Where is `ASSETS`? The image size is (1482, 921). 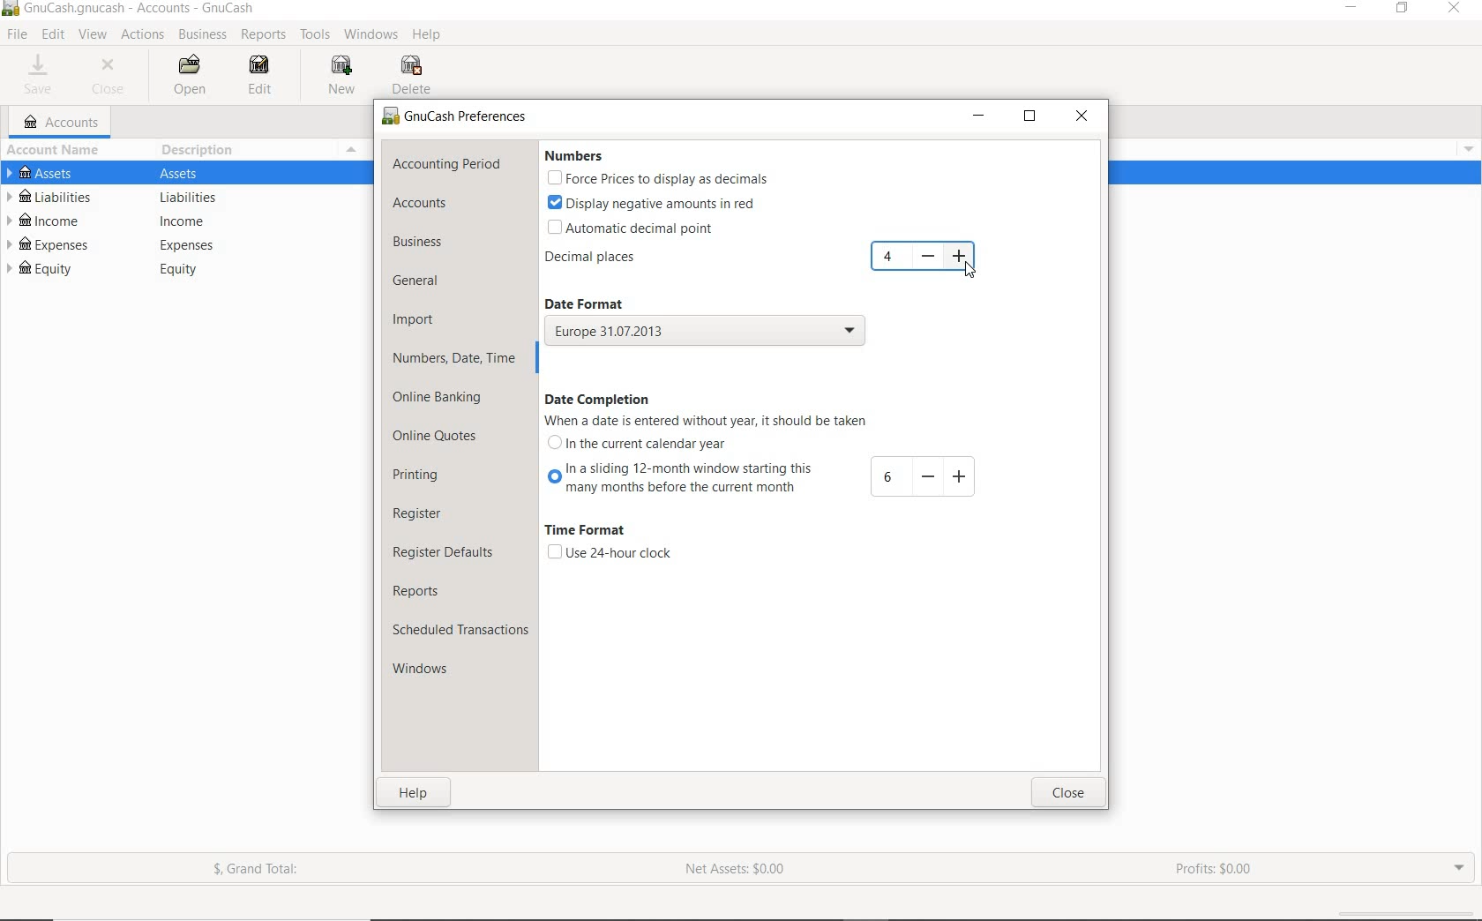
ASSETS is located at coordinates (188, 172).